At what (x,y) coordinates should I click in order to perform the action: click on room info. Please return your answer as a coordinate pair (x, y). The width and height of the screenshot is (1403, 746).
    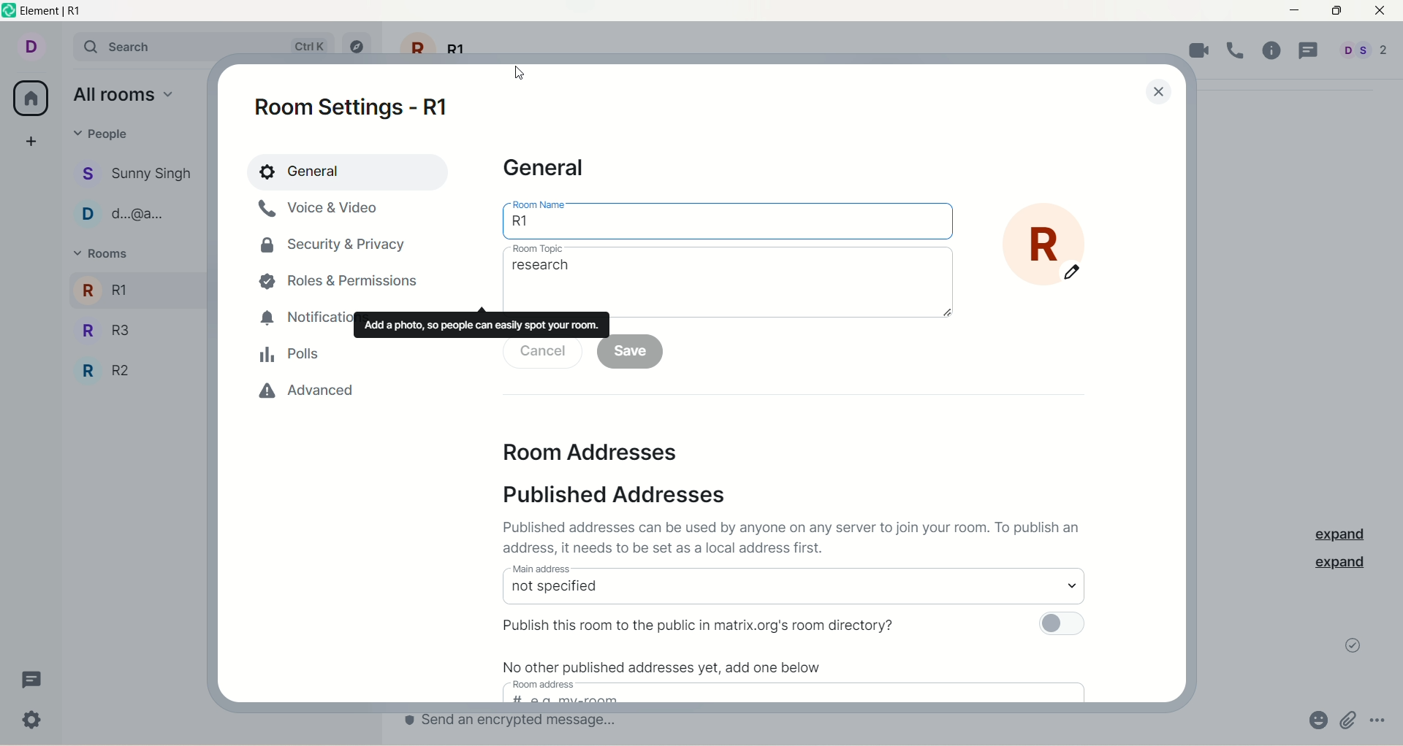
    Looking at the image, I should click on (1274, 50).